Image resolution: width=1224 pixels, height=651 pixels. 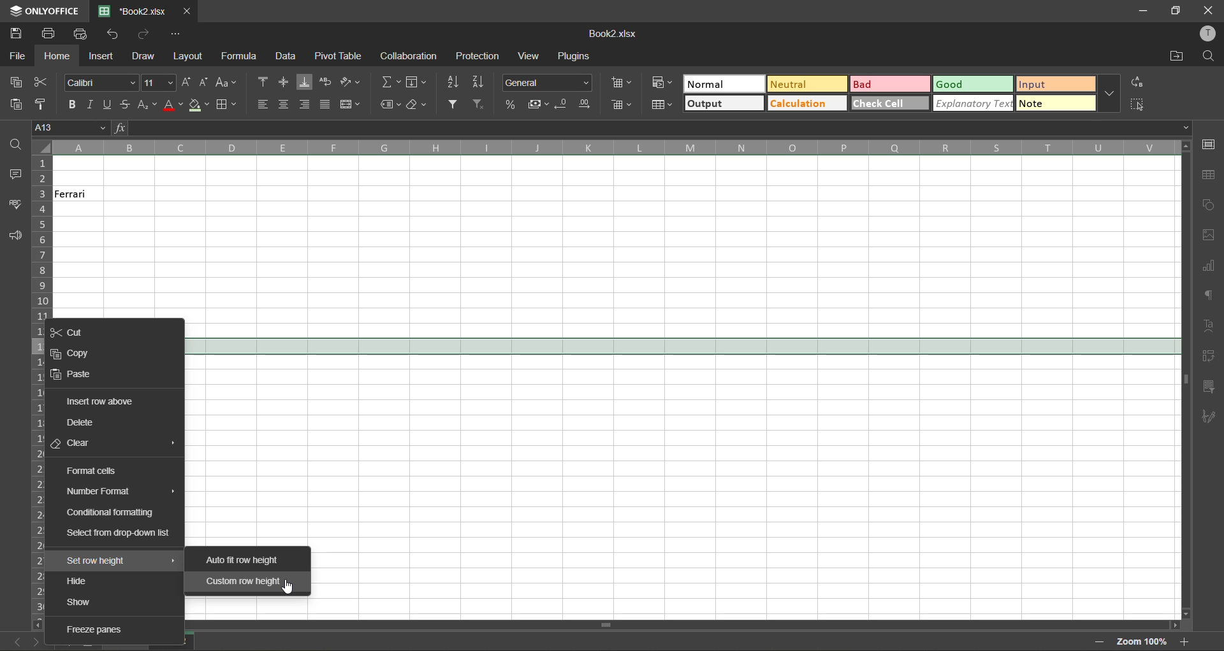 What do you see at coordinates (41, 83) in the screenshot?
I see `cut` at bounding box center [41, 83].